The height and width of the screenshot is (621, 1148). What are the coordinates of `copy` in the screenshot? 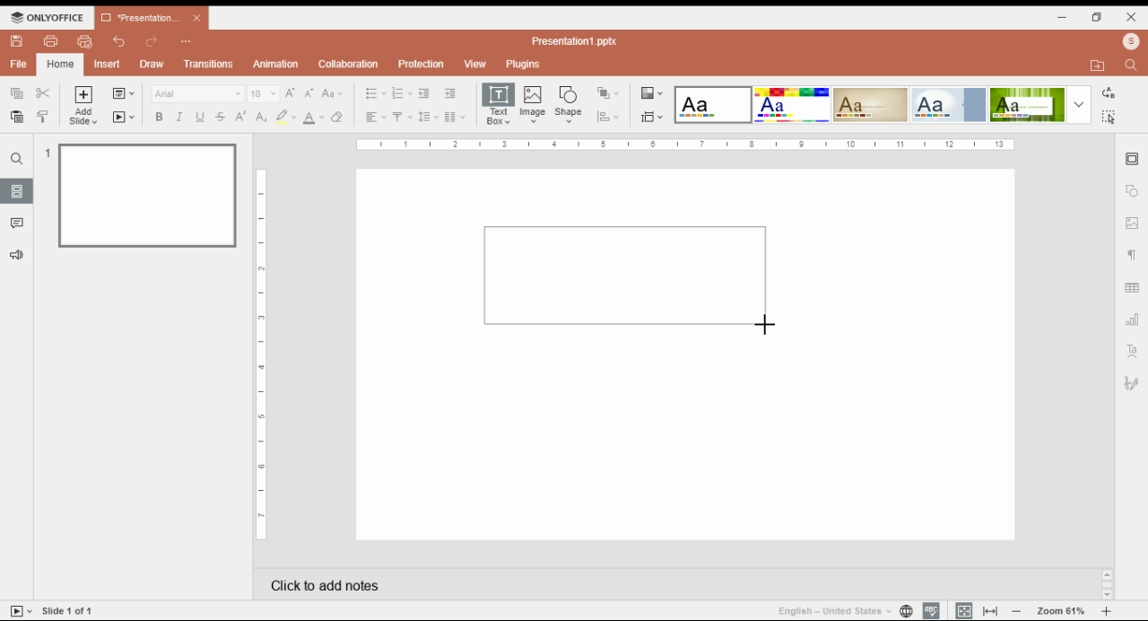 It's located at (18, 93).